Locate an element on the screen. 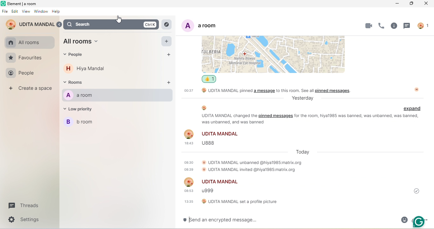 The height and width of the screenshot is (229, 434). 00:37  UDITA MANDAL pinned is located at coordinates (218, 91).